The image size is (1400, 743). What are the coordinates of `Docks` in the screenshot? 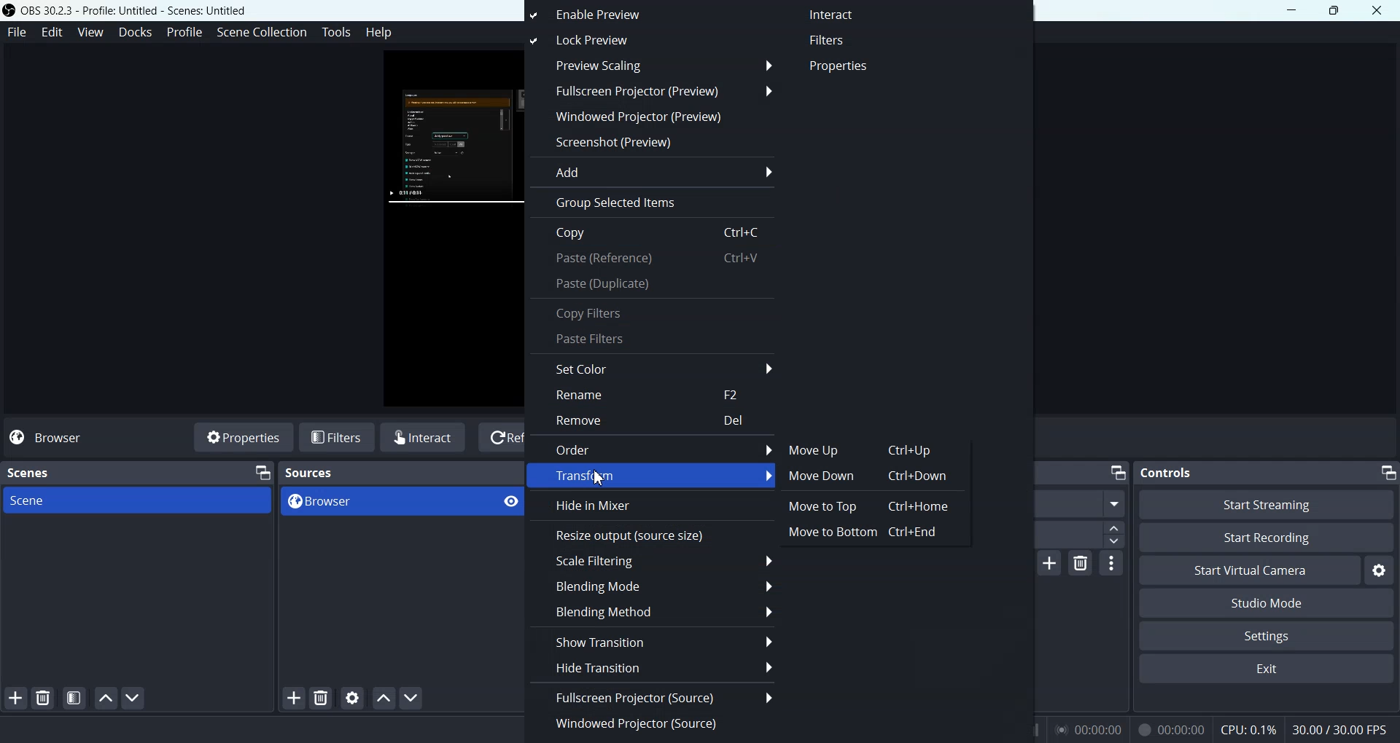 It's located at (137, 33).